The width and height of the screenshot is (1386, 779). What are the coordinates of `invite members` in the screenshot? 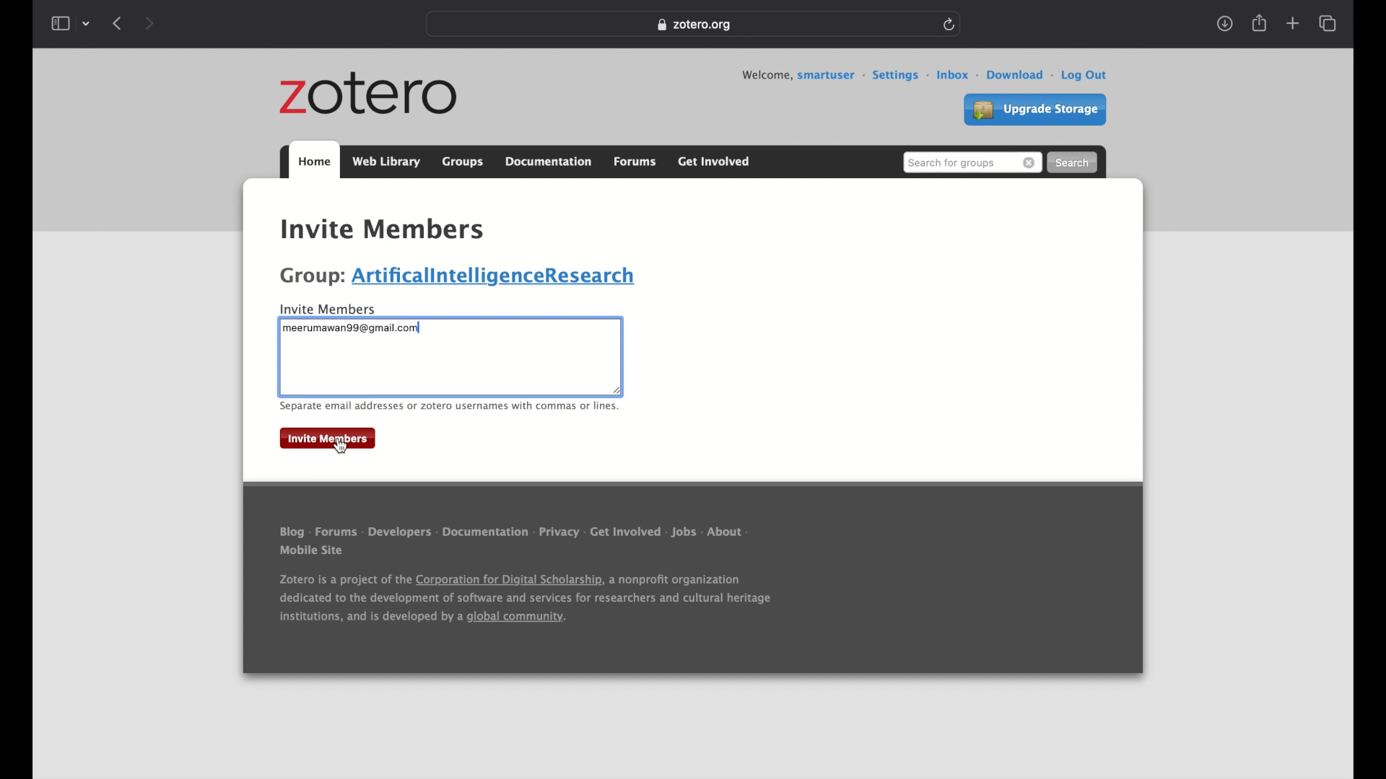 It's located at (383, 231).